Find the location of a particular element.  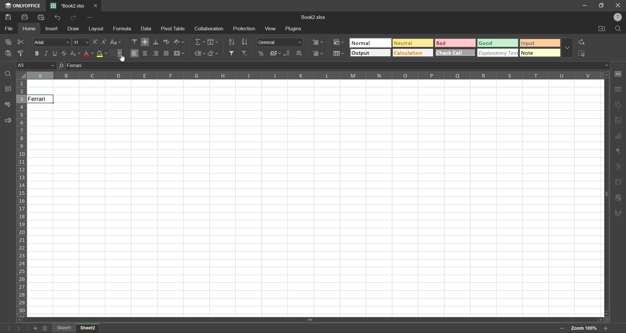

undo is located at coordinates (58, 18).